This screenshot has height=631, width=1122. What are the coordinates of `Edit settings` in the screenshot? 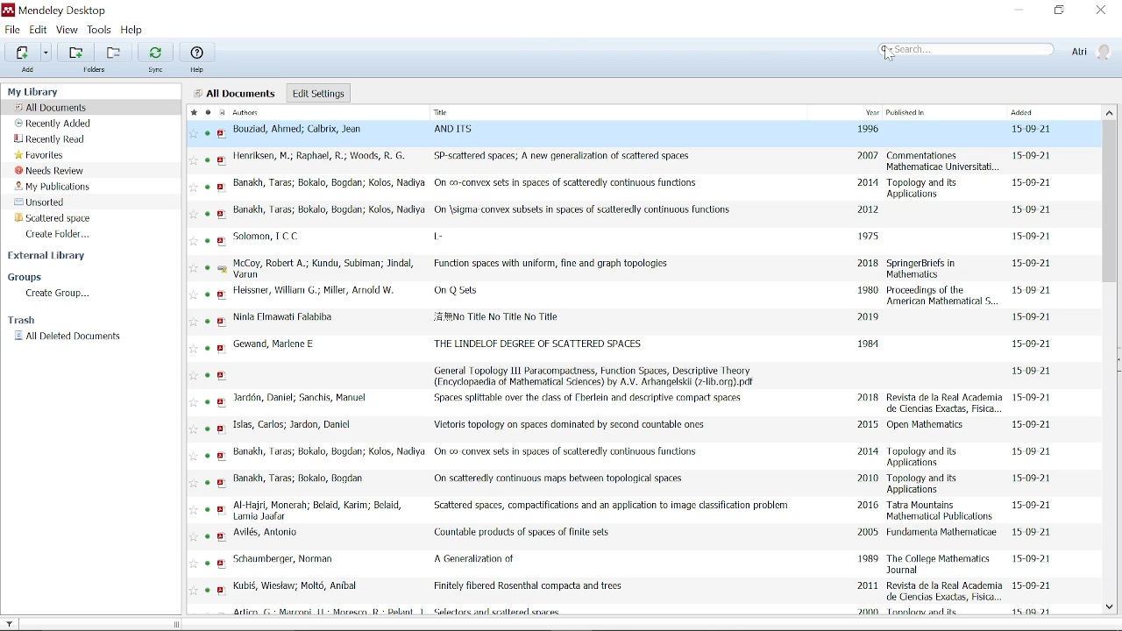 It's located at (317, 93).